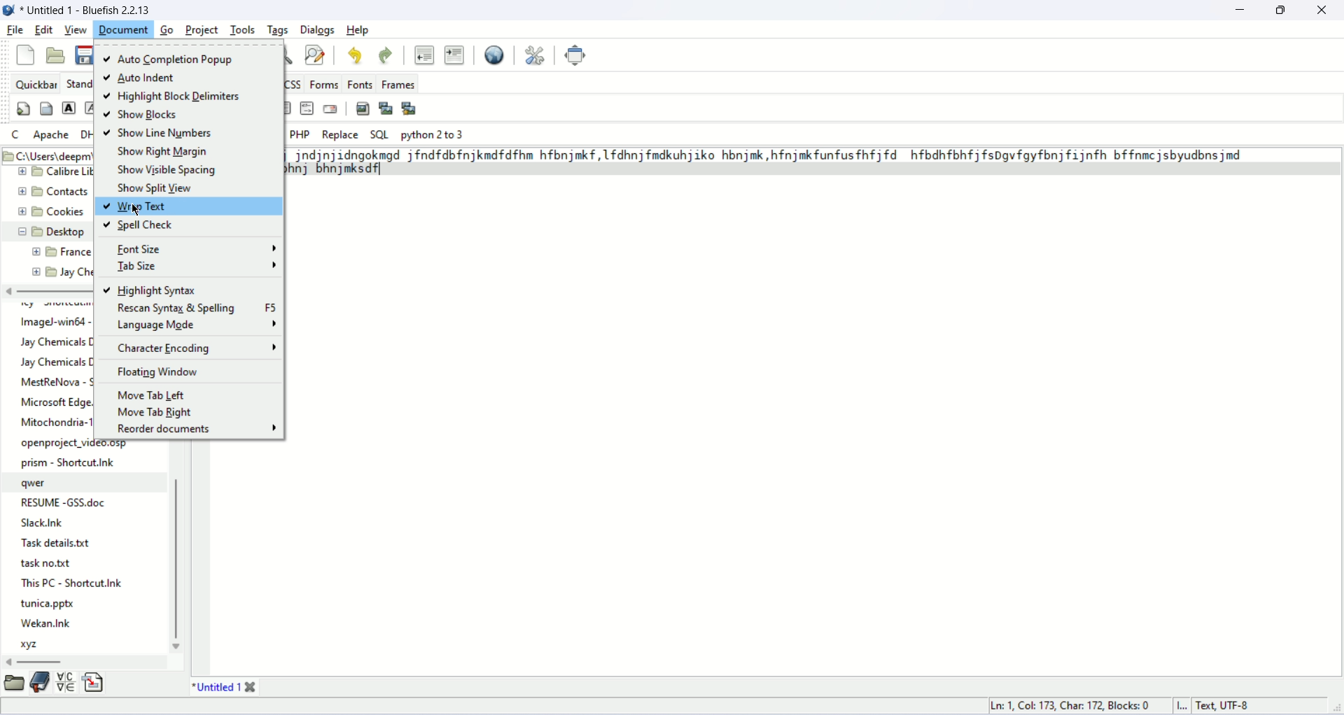 The image size is (1344, 715). What do you see at coordinates (147, 395) in the screenshot?
I see `move tab left` at bounding box center [147, 395].